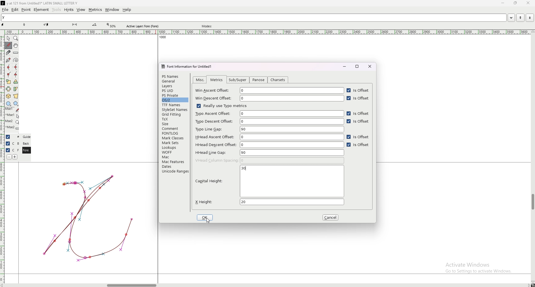 This screenshot has width=535, height=287. I want to click on mse 2, so click(12, 128).